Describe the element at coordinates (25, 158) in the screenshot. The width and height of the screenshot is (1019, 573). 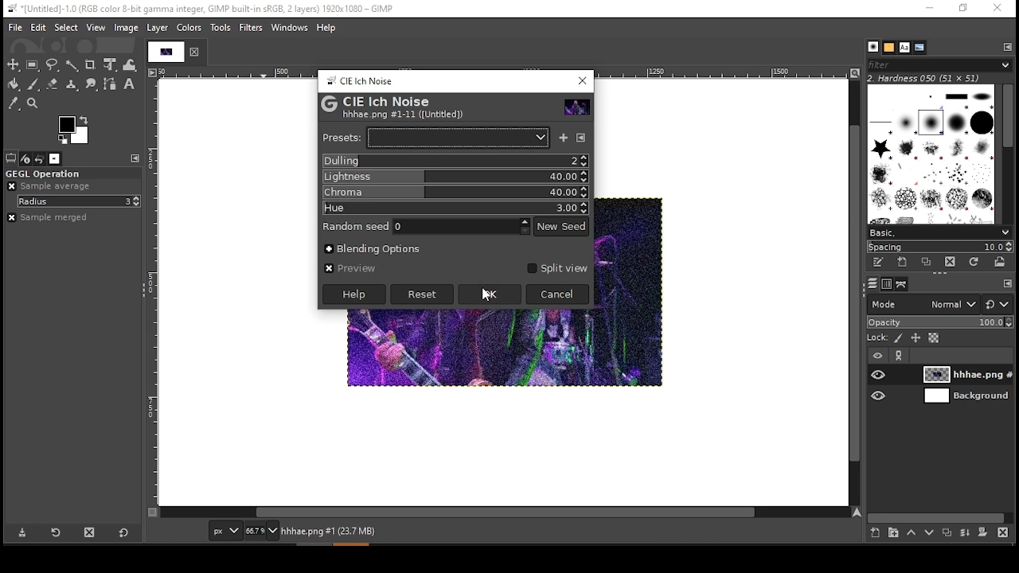
I see `device status` at that location.